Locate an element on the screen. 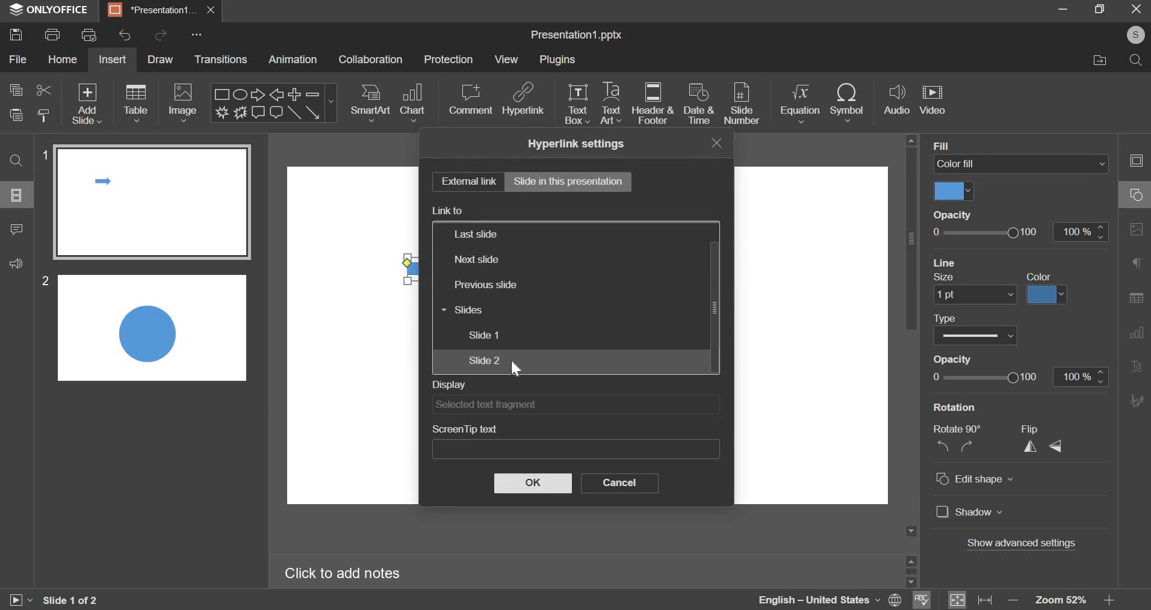 This screenshot has width=1151, height=610. Rectangular callout is located at coordinates (259, 112).